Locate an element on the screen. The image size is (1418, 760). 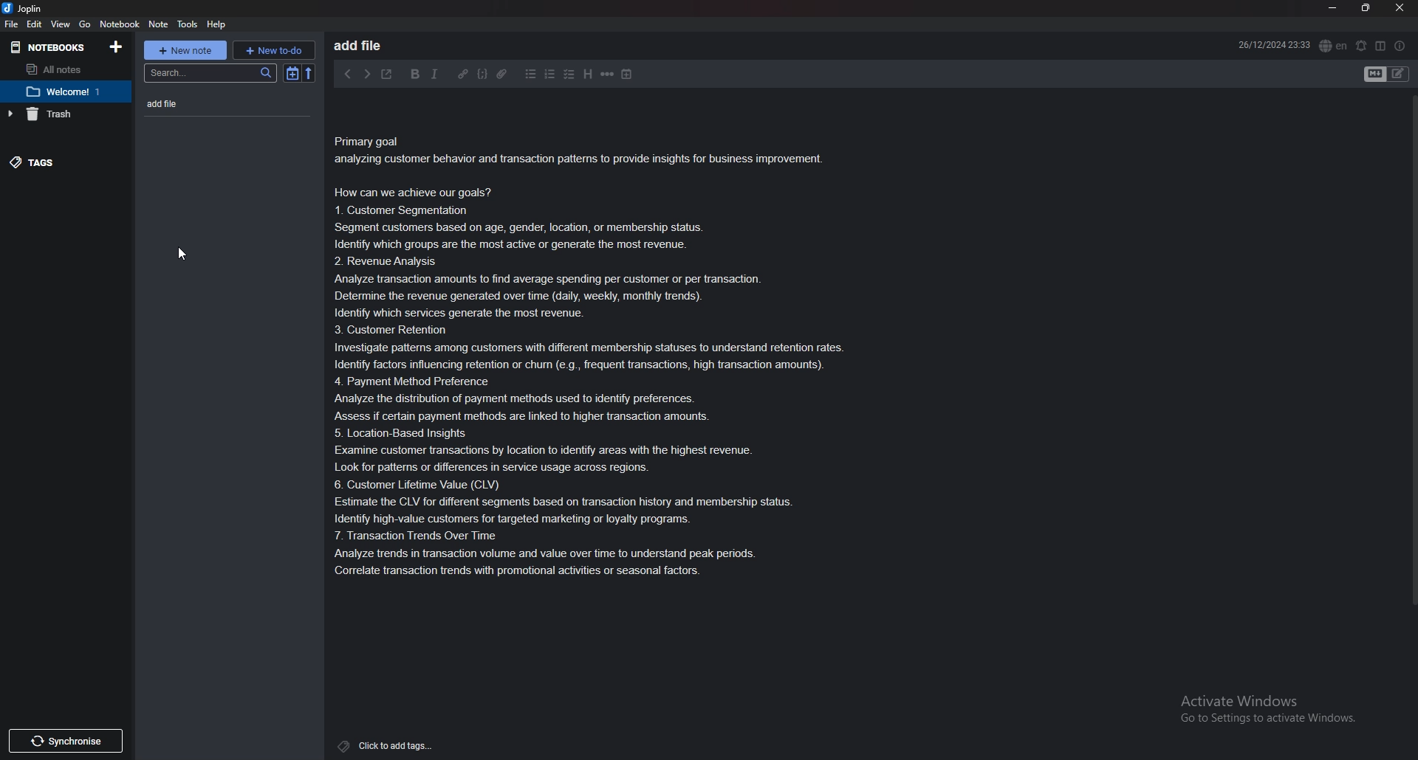
Toggle editor layout is located at coordinates (1380, 46).